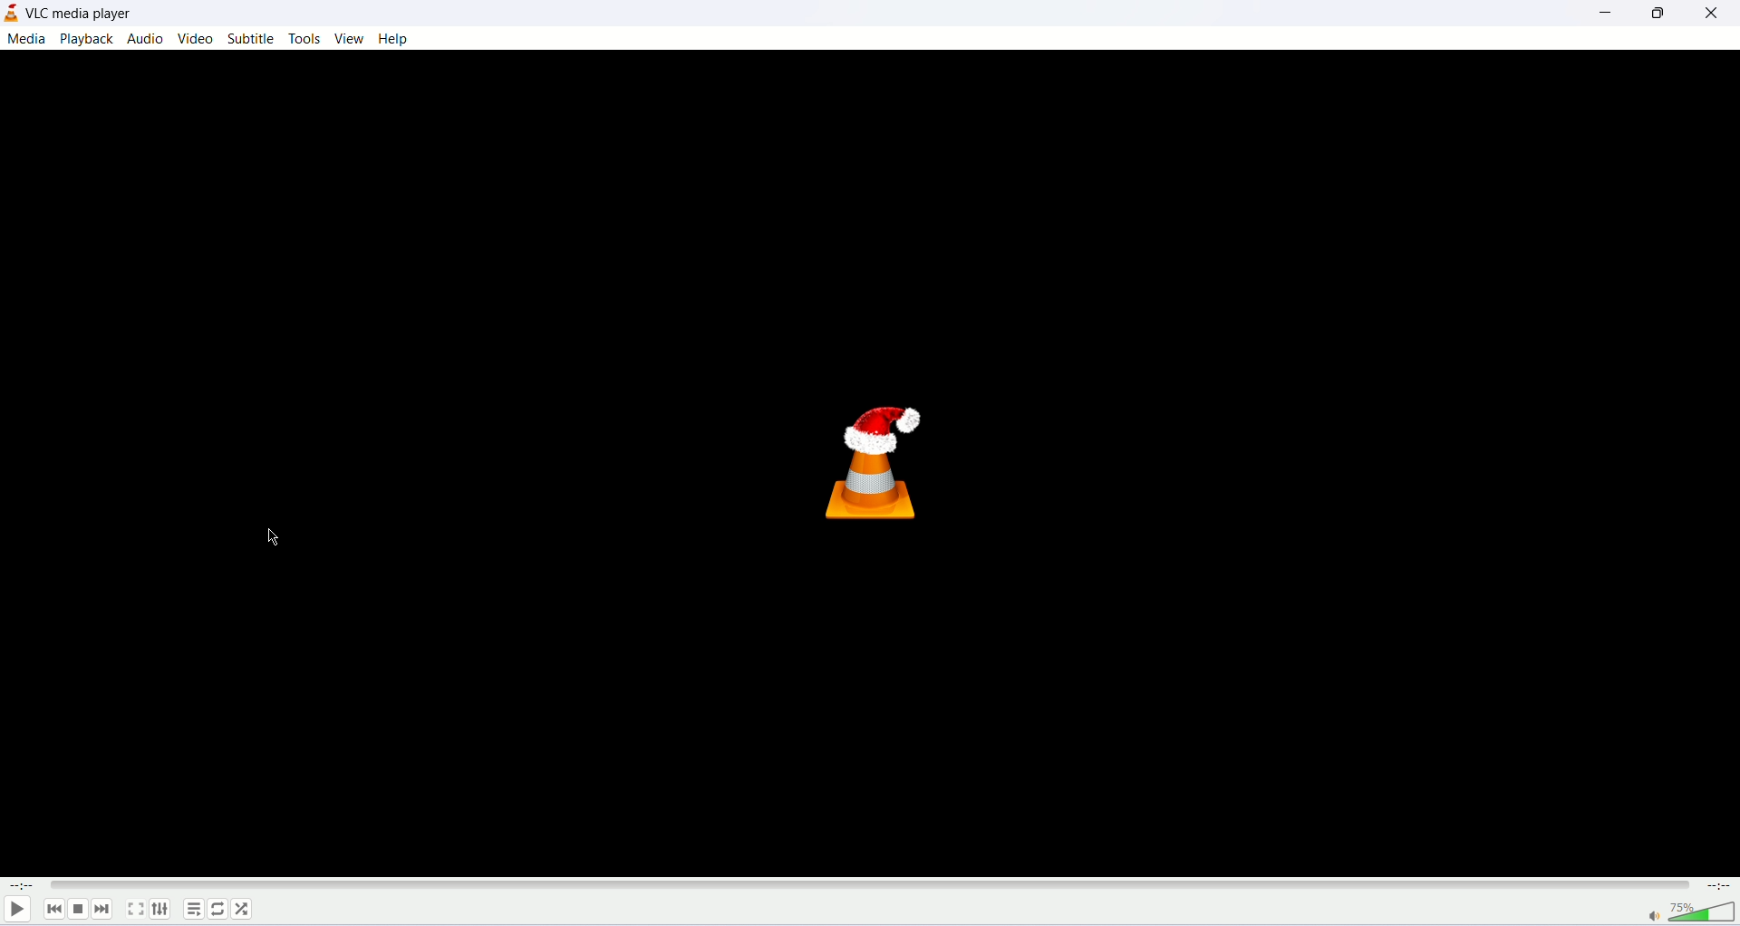  Describe the element at coordinates (159, 909) in the screenshot. I see `extended settings` at that location.